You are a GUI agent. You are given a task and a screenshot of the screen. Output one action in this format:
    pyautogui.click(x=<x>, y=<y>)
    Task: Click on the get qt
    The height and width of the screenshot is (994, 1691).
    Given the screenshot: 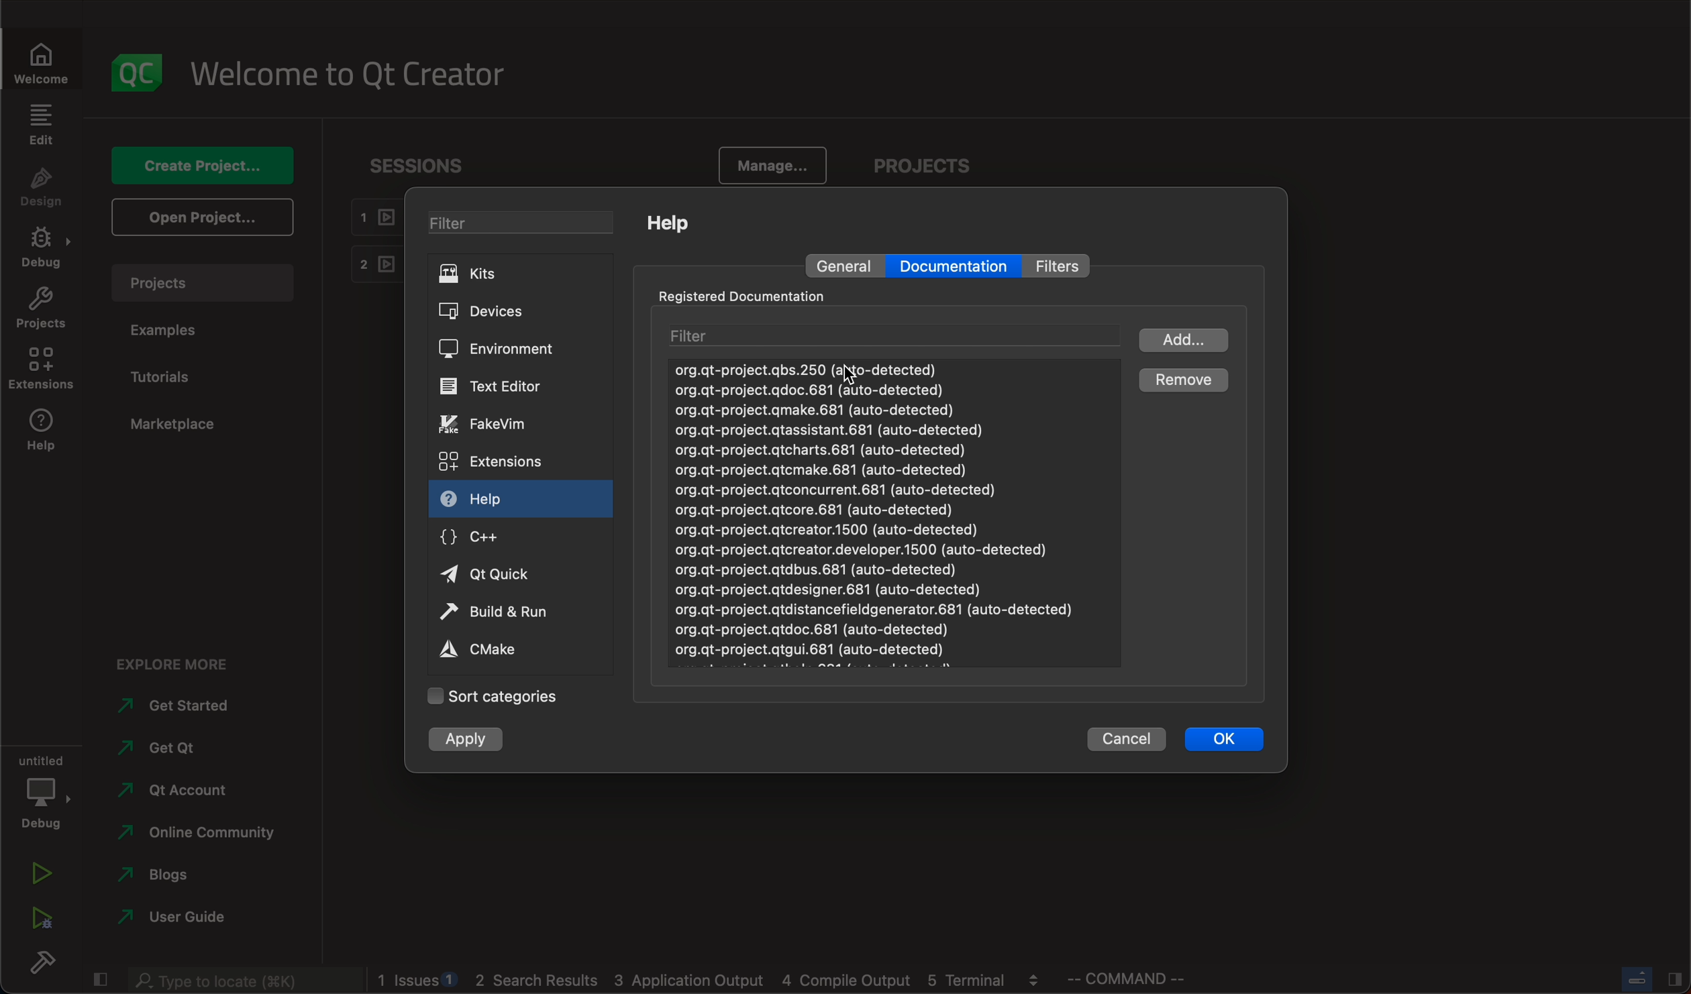 What is the action you would take?
    pyautogui.click(x=177, y=749)
    